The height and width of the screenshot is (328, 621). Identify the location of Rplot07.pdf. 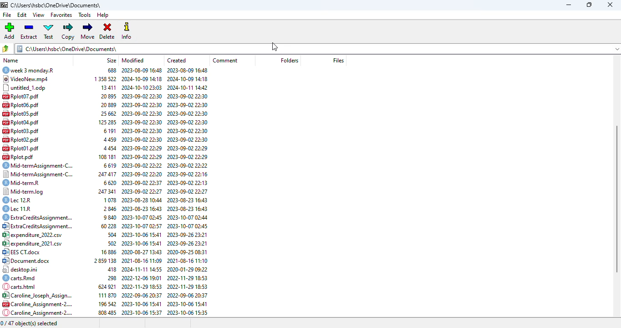
(25, 96).